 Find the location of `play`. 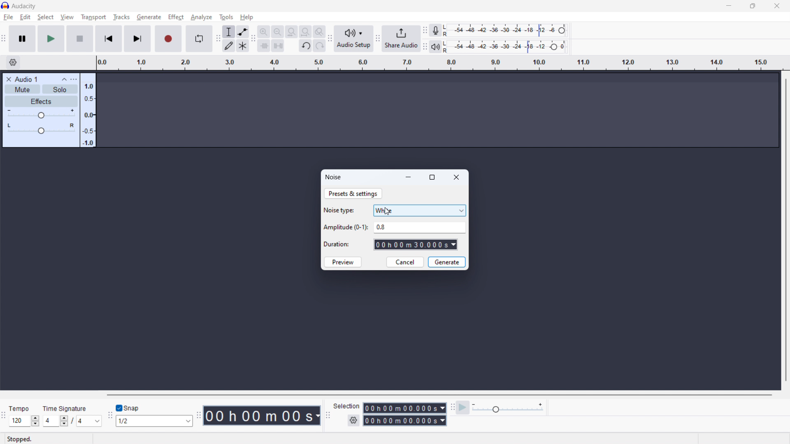

play is located at coordinates (51, 39).